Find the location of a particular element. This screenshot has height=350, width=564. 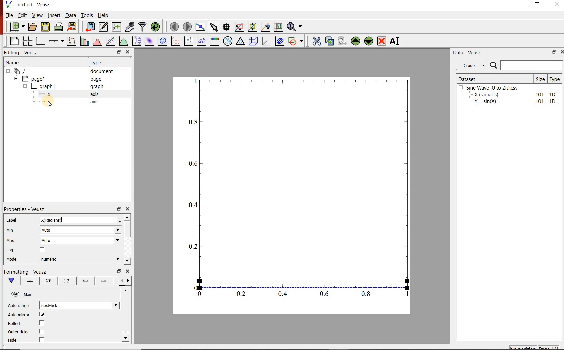

capture remote data is located at coordinates (130, 27).